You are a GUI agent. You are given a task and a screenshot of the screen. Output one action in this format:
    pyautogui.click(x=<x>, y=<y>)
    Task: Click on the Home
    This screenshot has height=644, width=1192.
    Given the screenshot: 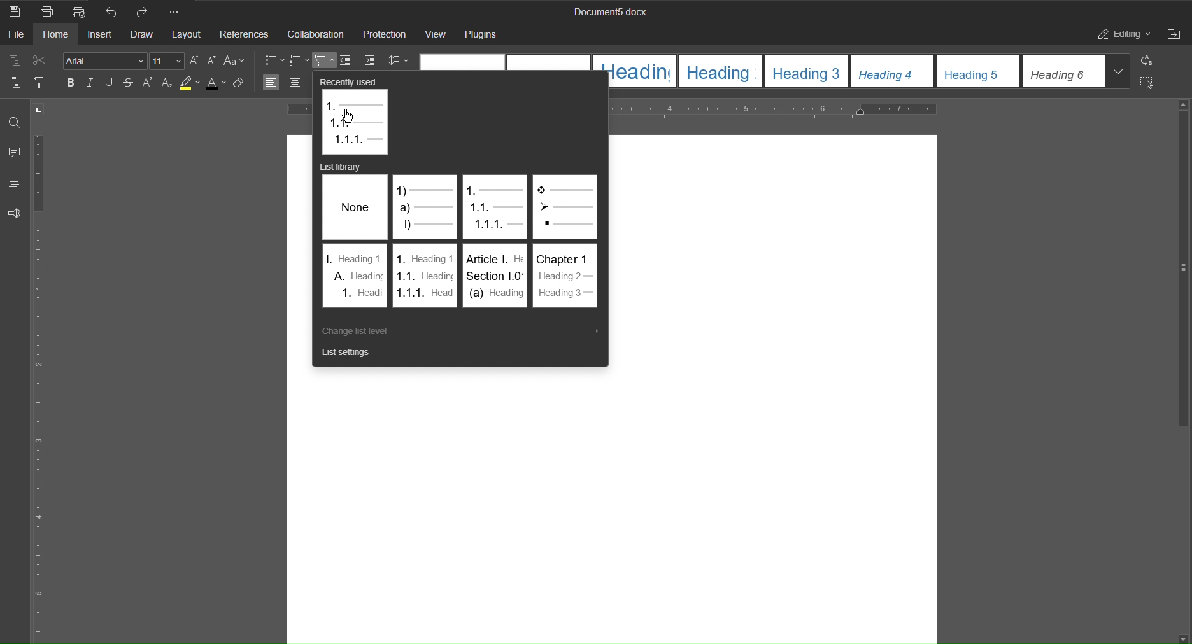 What is the action you would take?
    pyautogui.click(x=59, y=36)
    